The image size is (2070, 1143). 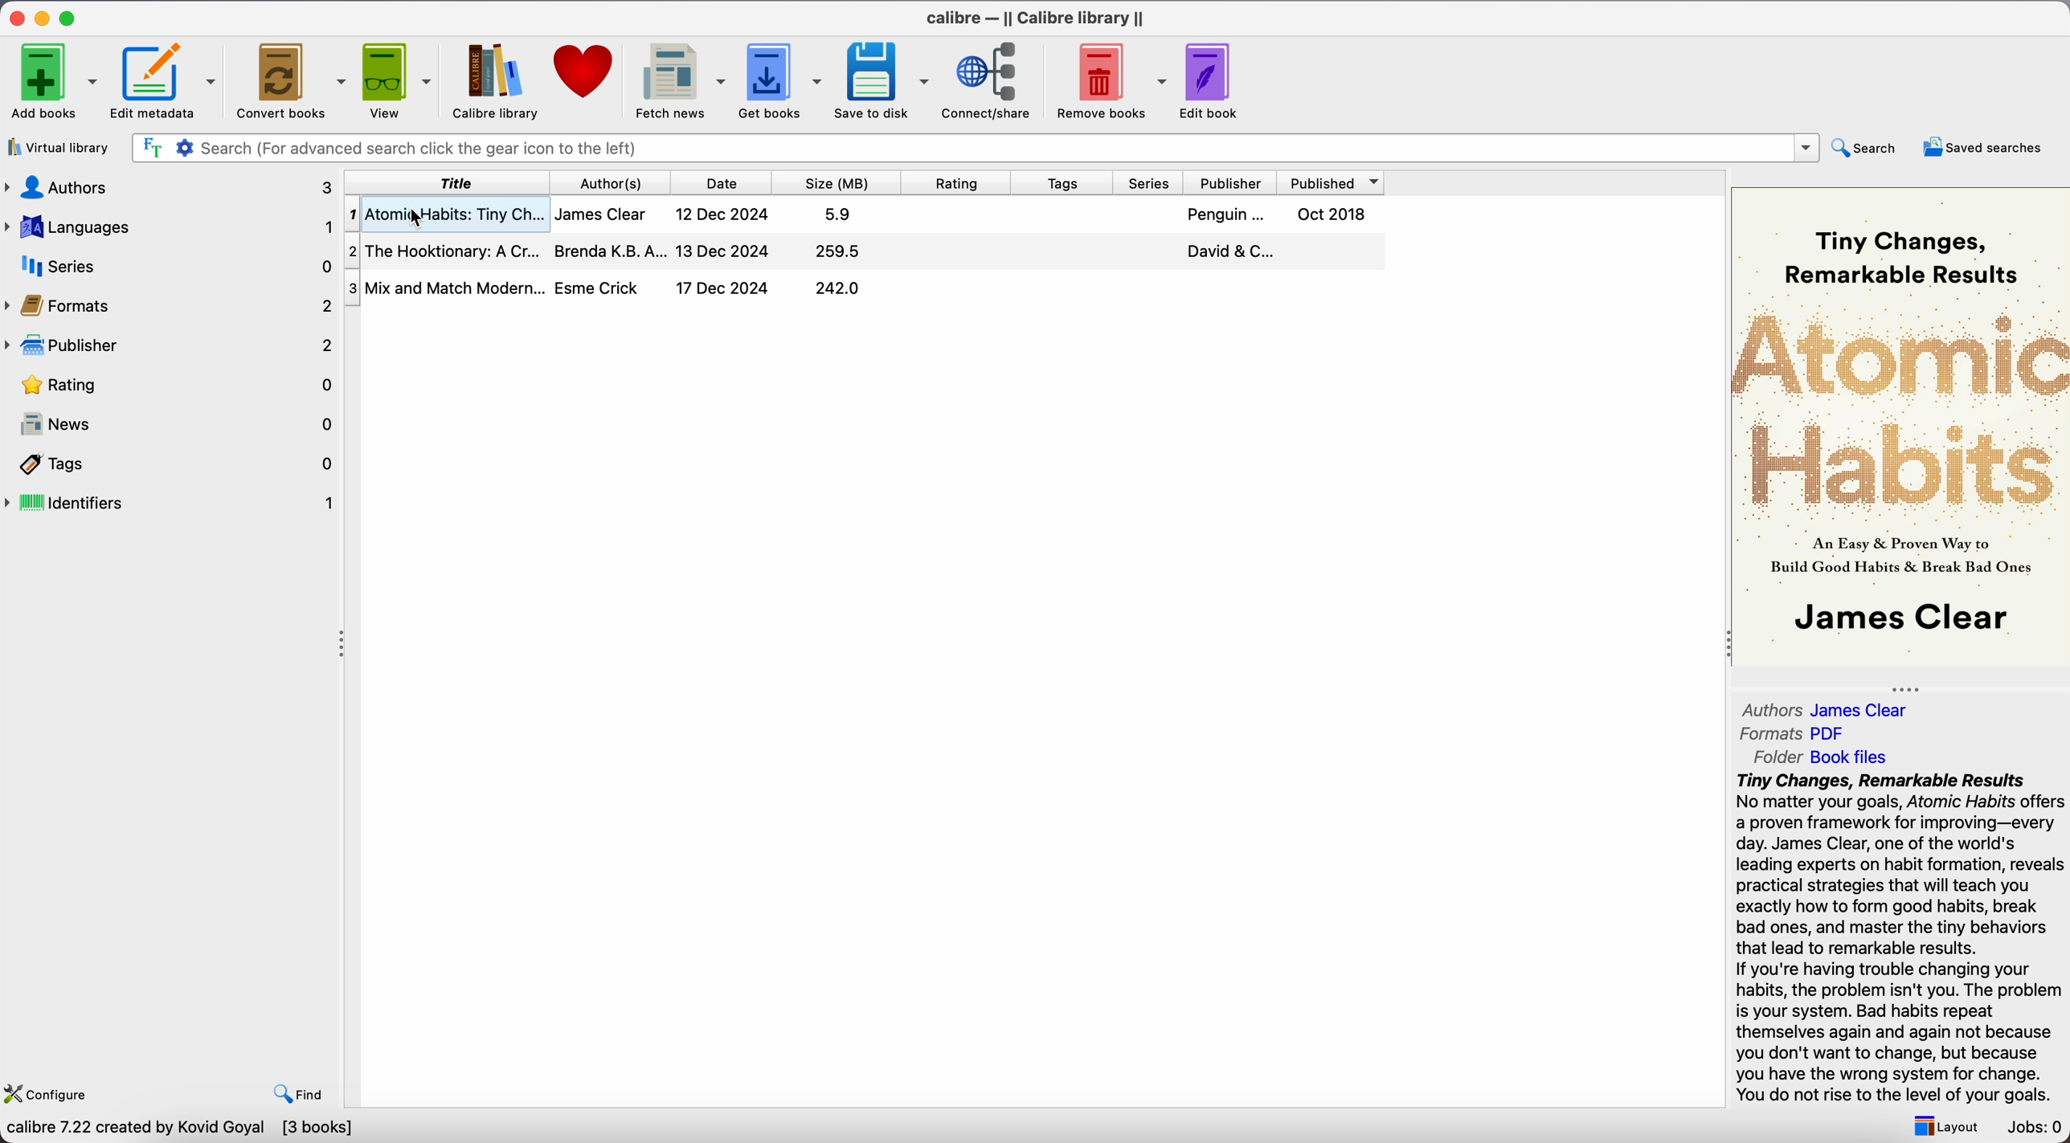 I want to click on publisher, so click(x=1229, y=183).